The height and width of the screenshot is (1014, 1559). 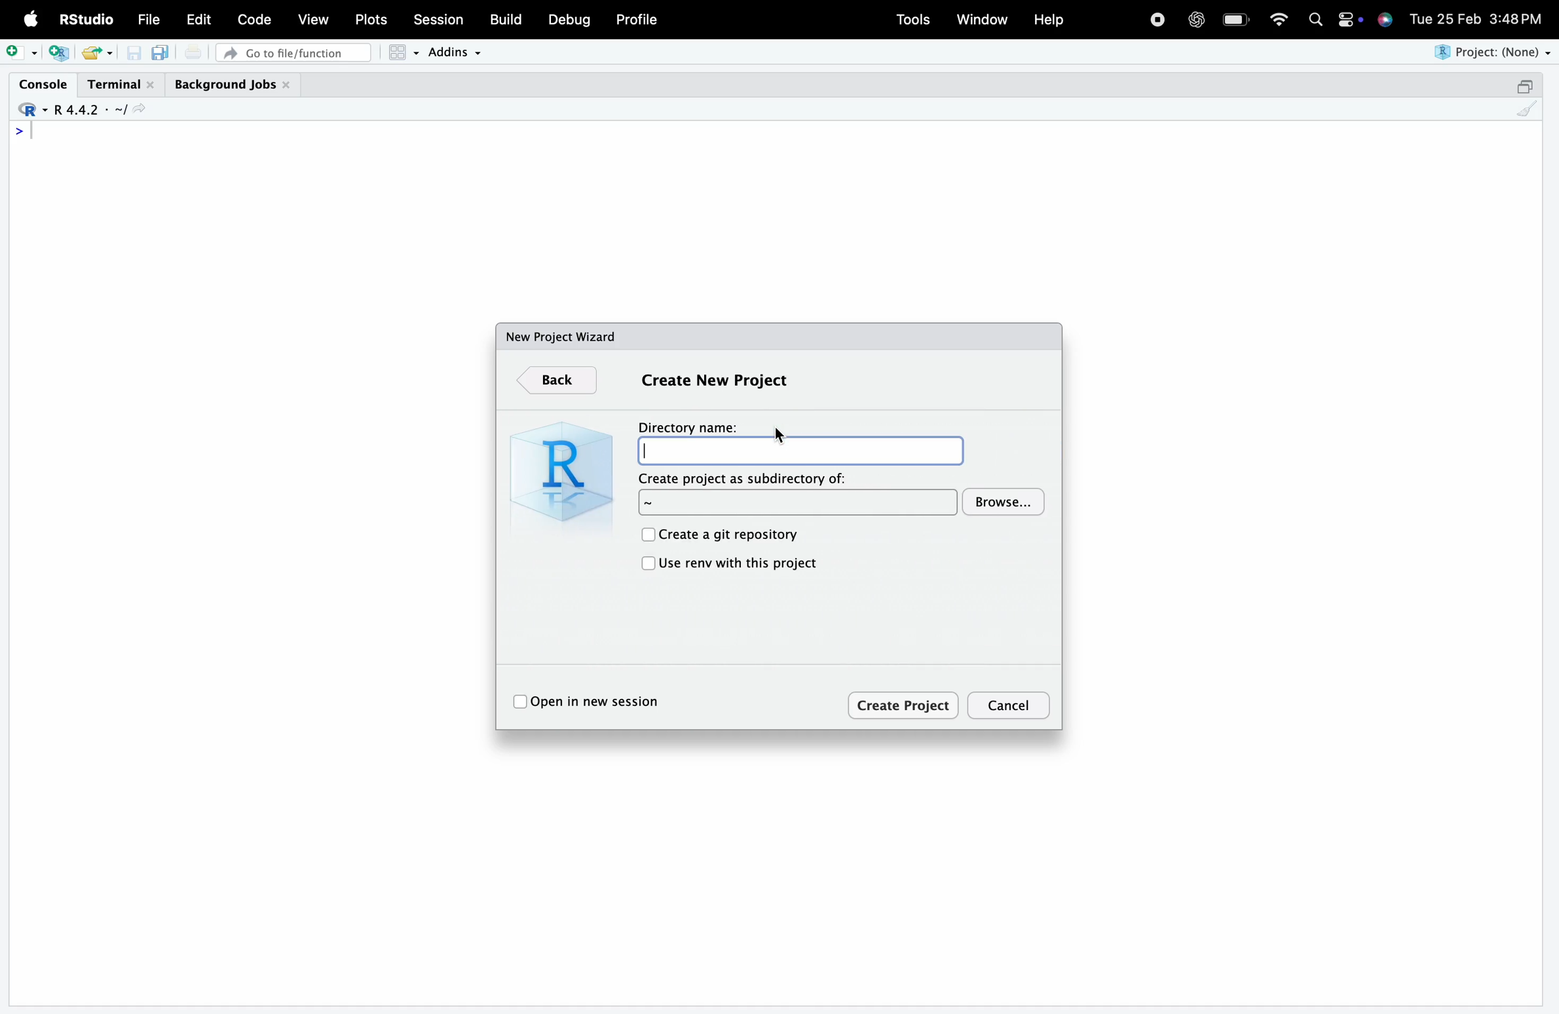 What do you see at coordinates (438, 18) in the screenshot?
I see `Session` at bounding box center [438, 18].